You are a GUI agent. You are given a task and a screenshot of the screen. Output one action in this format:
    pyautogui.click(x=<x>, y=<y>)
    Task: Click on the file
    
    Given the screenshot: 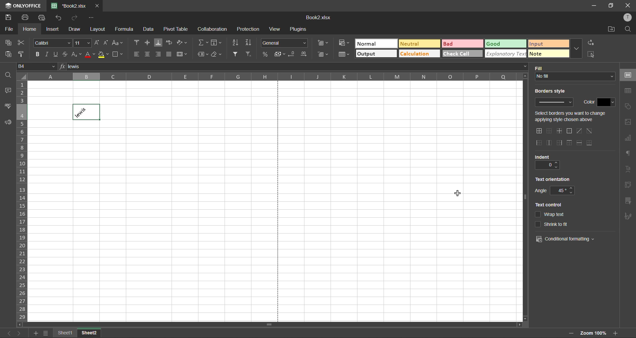 What is the action you would take?
    pyautogui.click(x=9, y=29)
    